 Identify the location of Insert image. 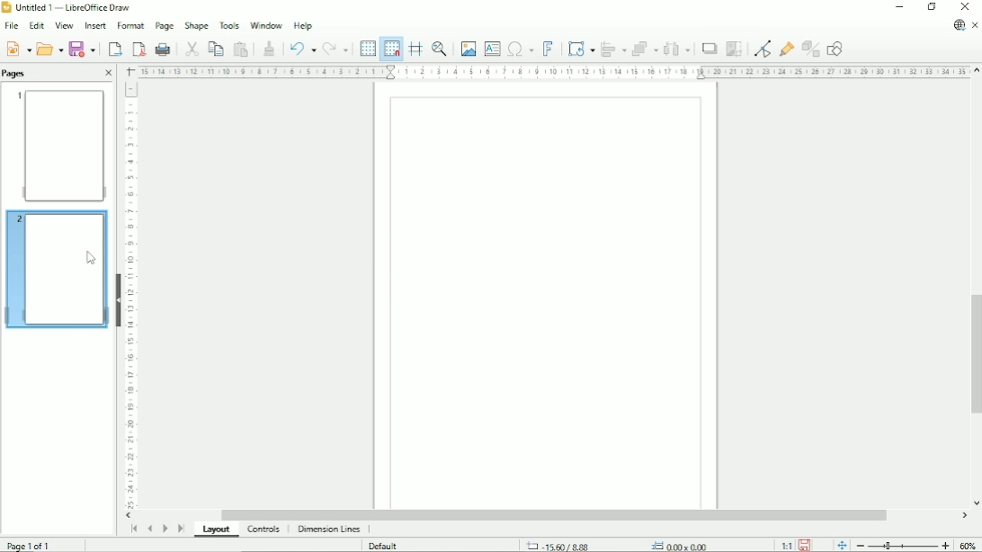
(467, 49).